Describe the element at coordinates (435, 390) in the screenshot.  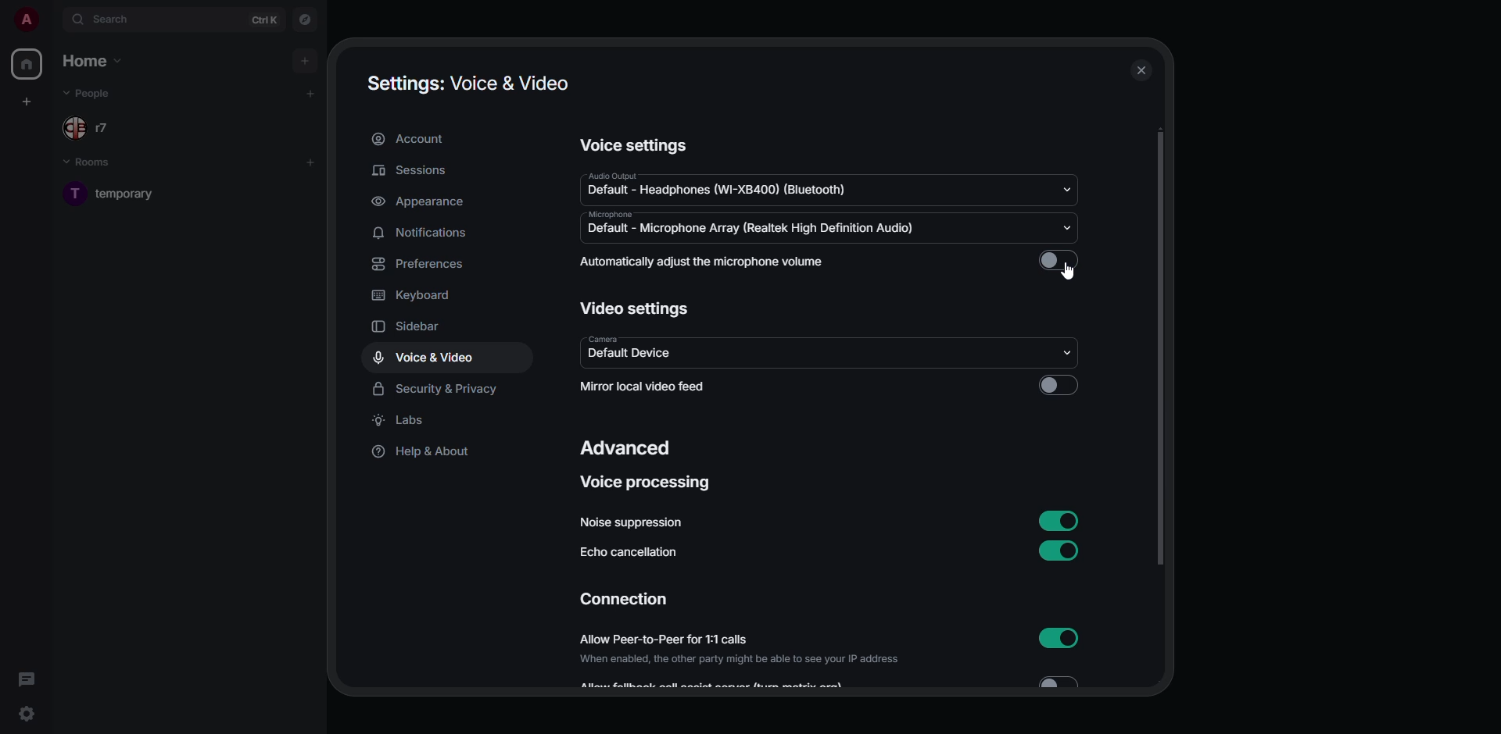
I see `security & privacy` at that location.